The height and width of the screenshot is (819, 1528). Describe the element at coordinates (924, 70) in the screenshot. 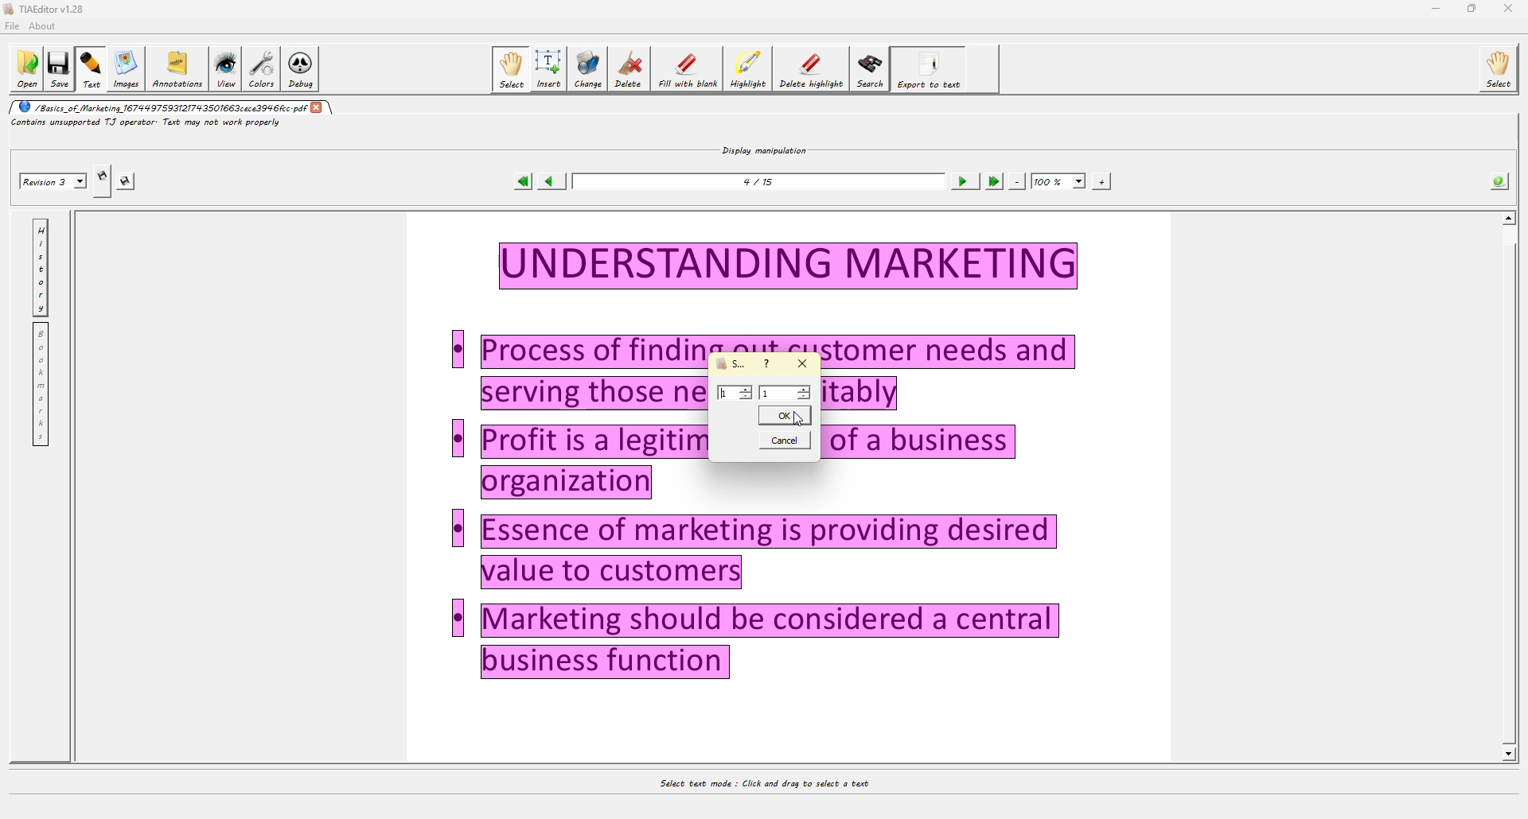

I see `export to text` at that location.